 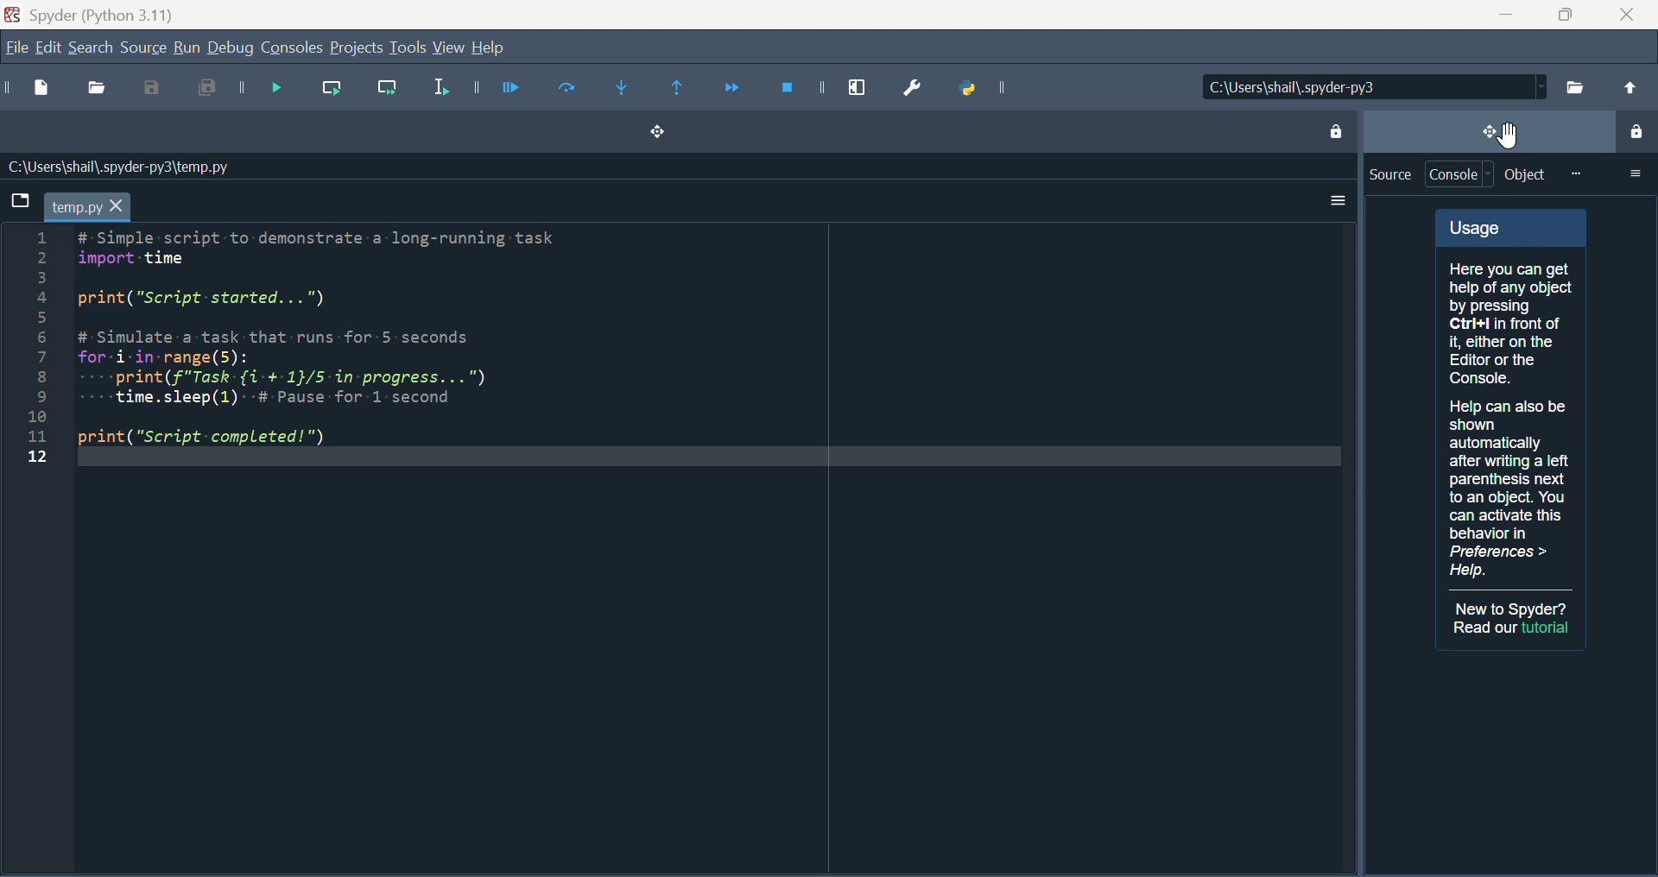 What do you see at coordinates (142, 47) in the screenshot?
I see `Source` at bounding box center [142, 47].